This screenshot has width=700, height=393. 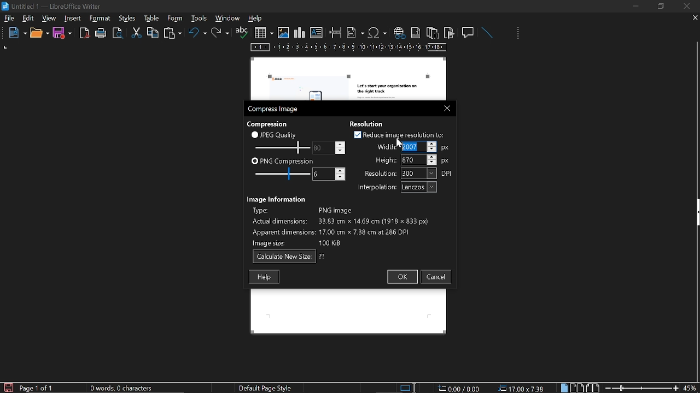 I want to click on height, so click(x=412, y=159).